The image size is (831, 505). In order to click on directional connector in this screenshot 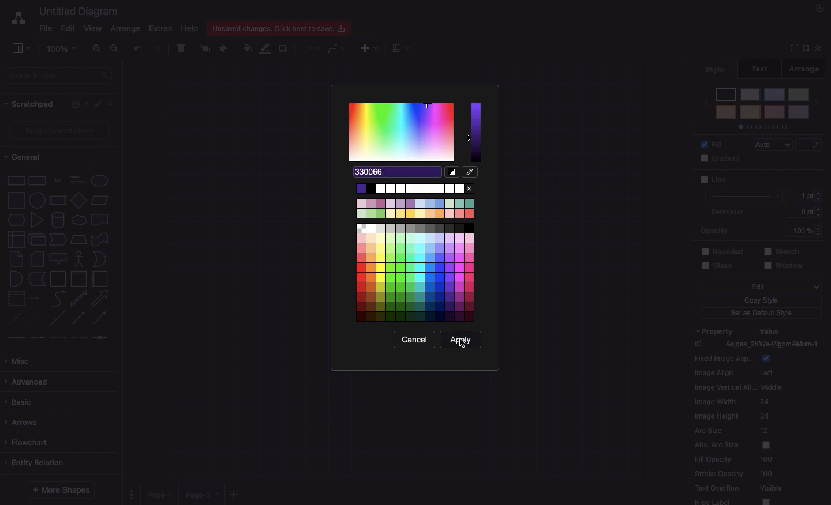, I will do `click(101, 319)`.